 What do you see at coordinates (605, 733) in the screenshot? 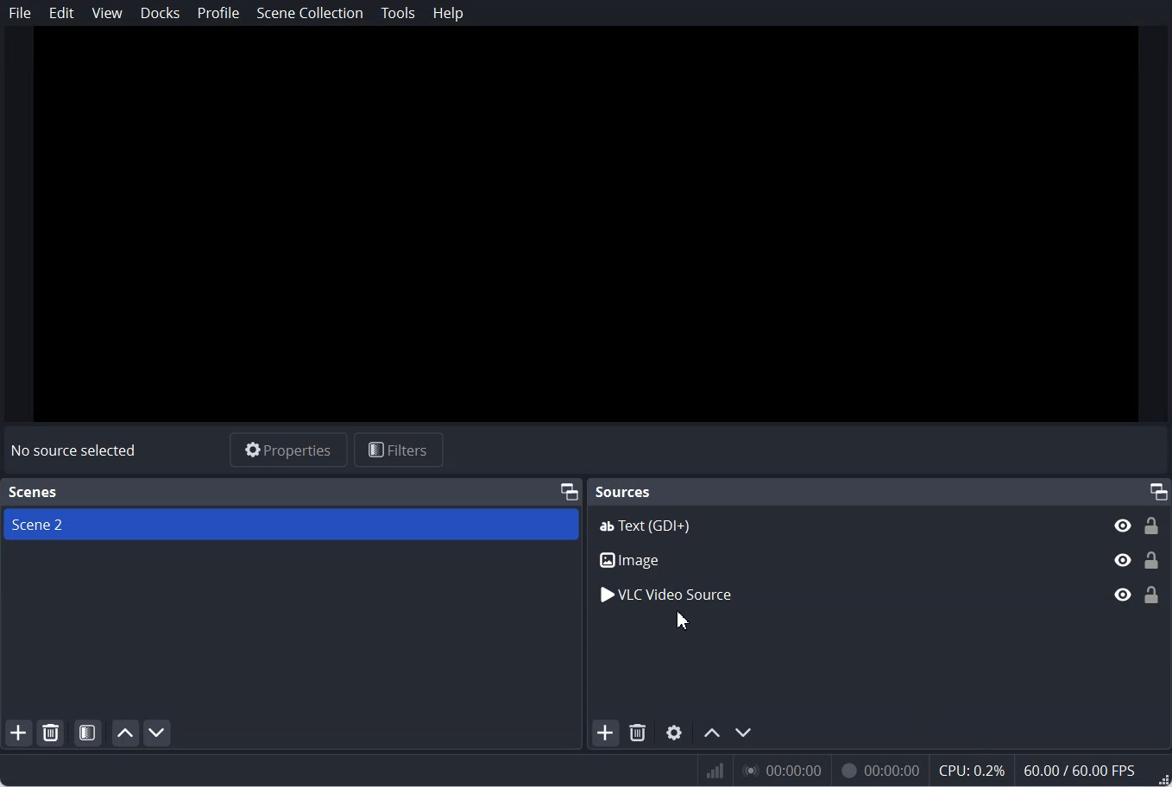
I see `Add Source` at bounding box center [605, 733].